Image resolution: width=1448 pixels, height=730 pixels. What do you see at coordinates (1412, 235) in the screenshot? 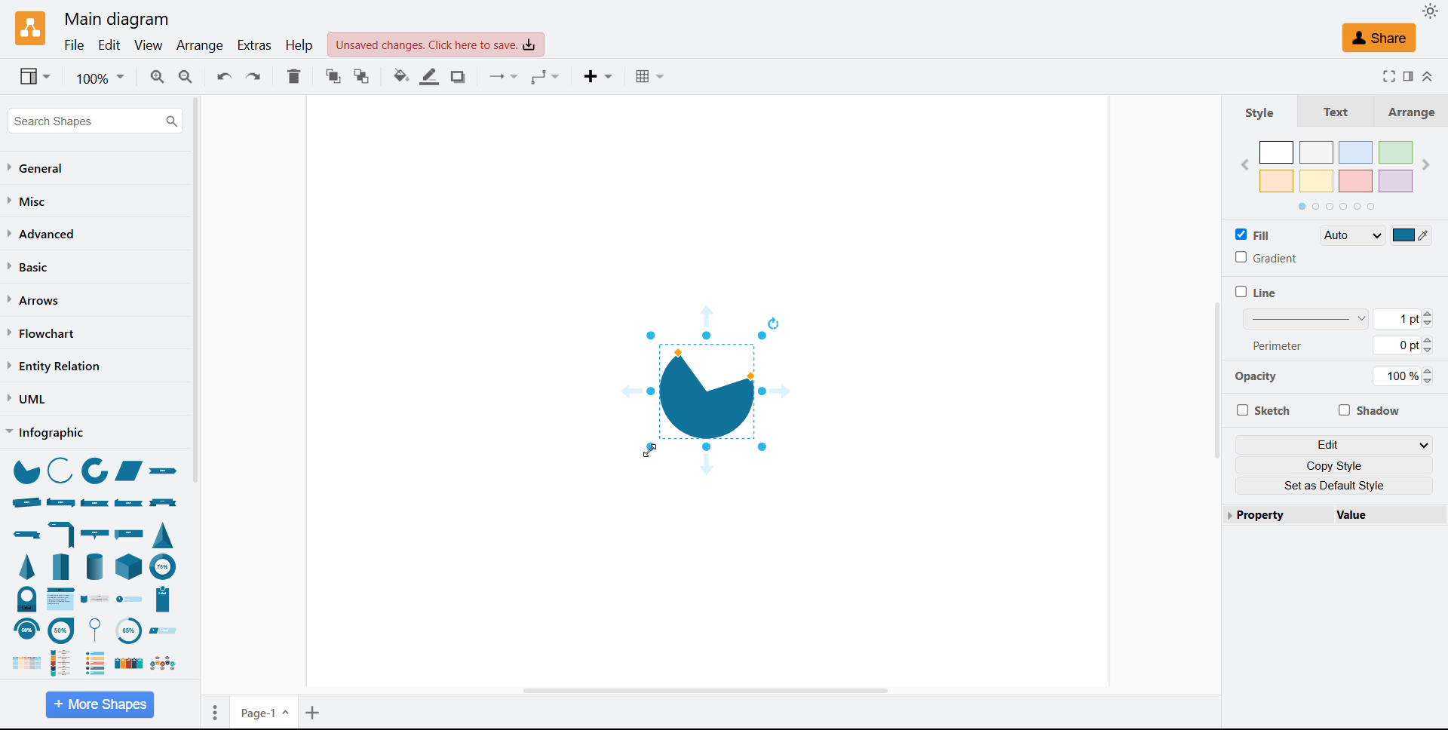
I see `fill colour ` at bounding box center [1412, 235].